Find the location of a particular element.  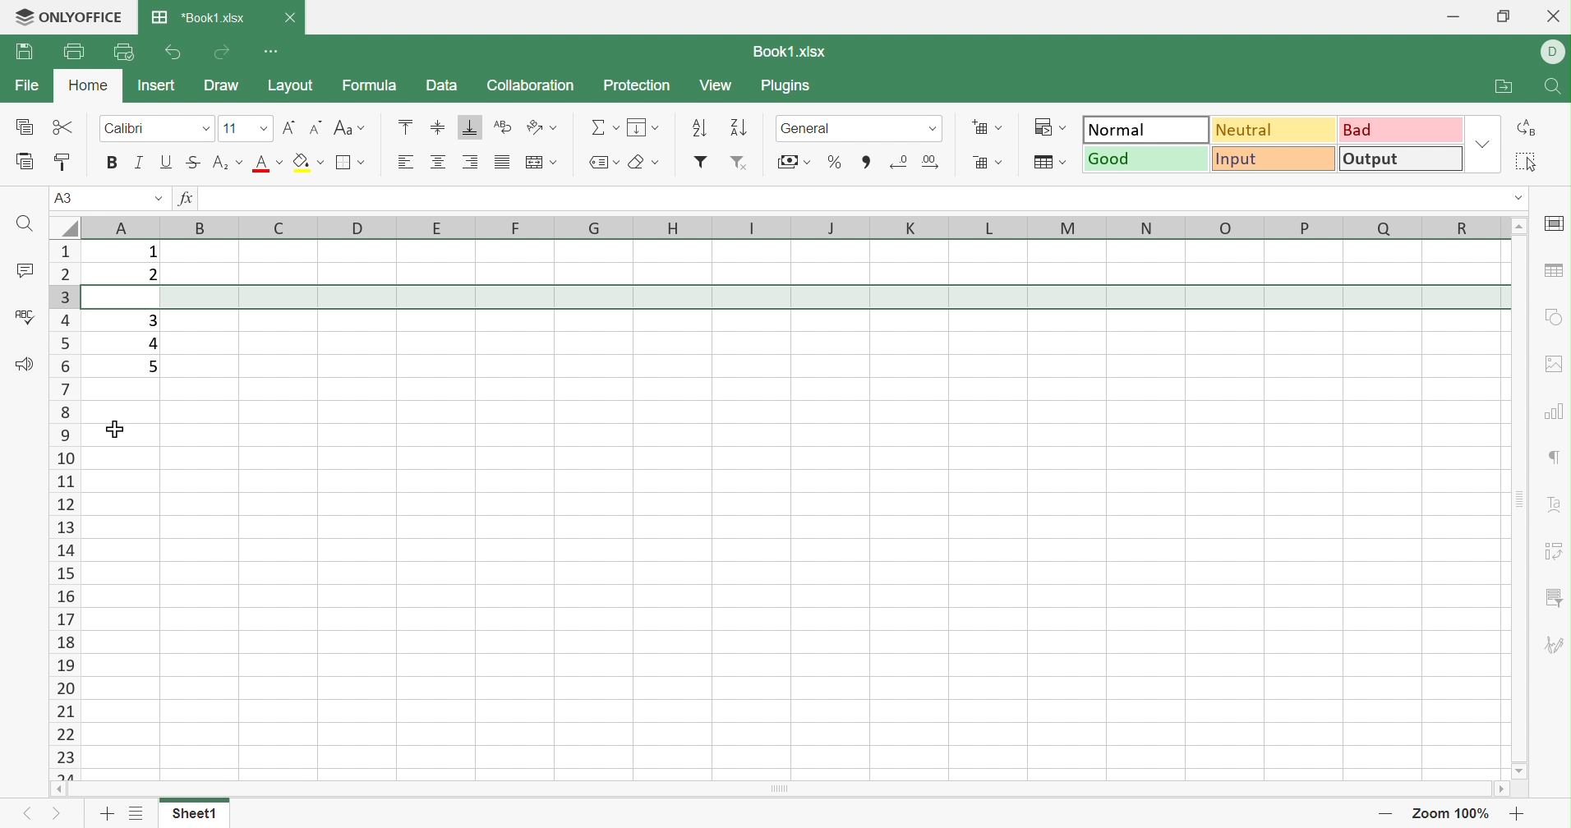

Collaboration is located at coordinates (532, 84).